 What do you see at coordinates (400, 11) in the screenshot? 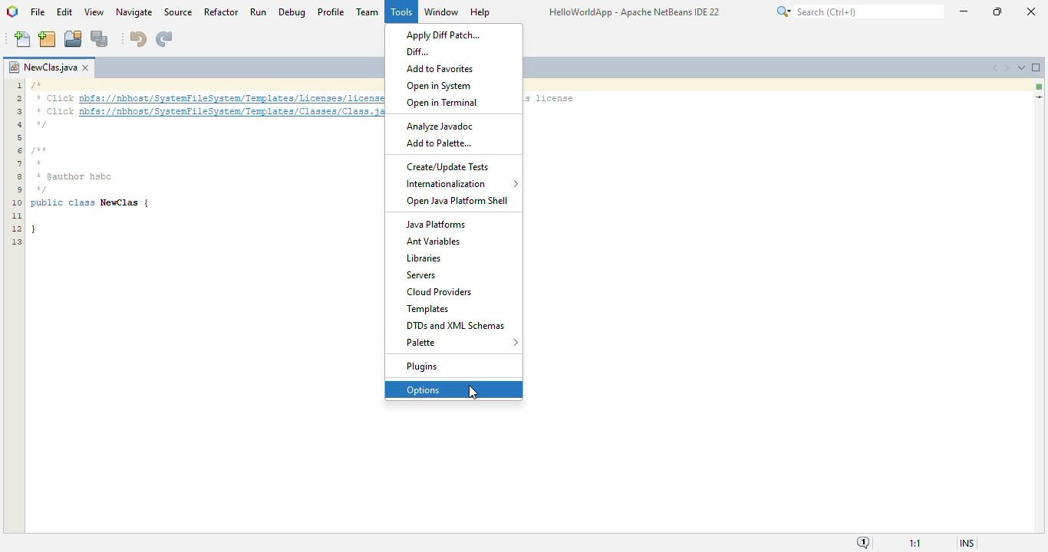
I see `tools` at bounding box center [400, 11].